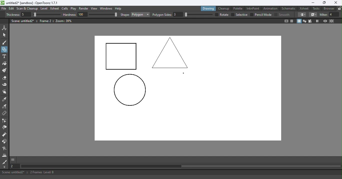  I want to click on More Tools, so click(5, 167).